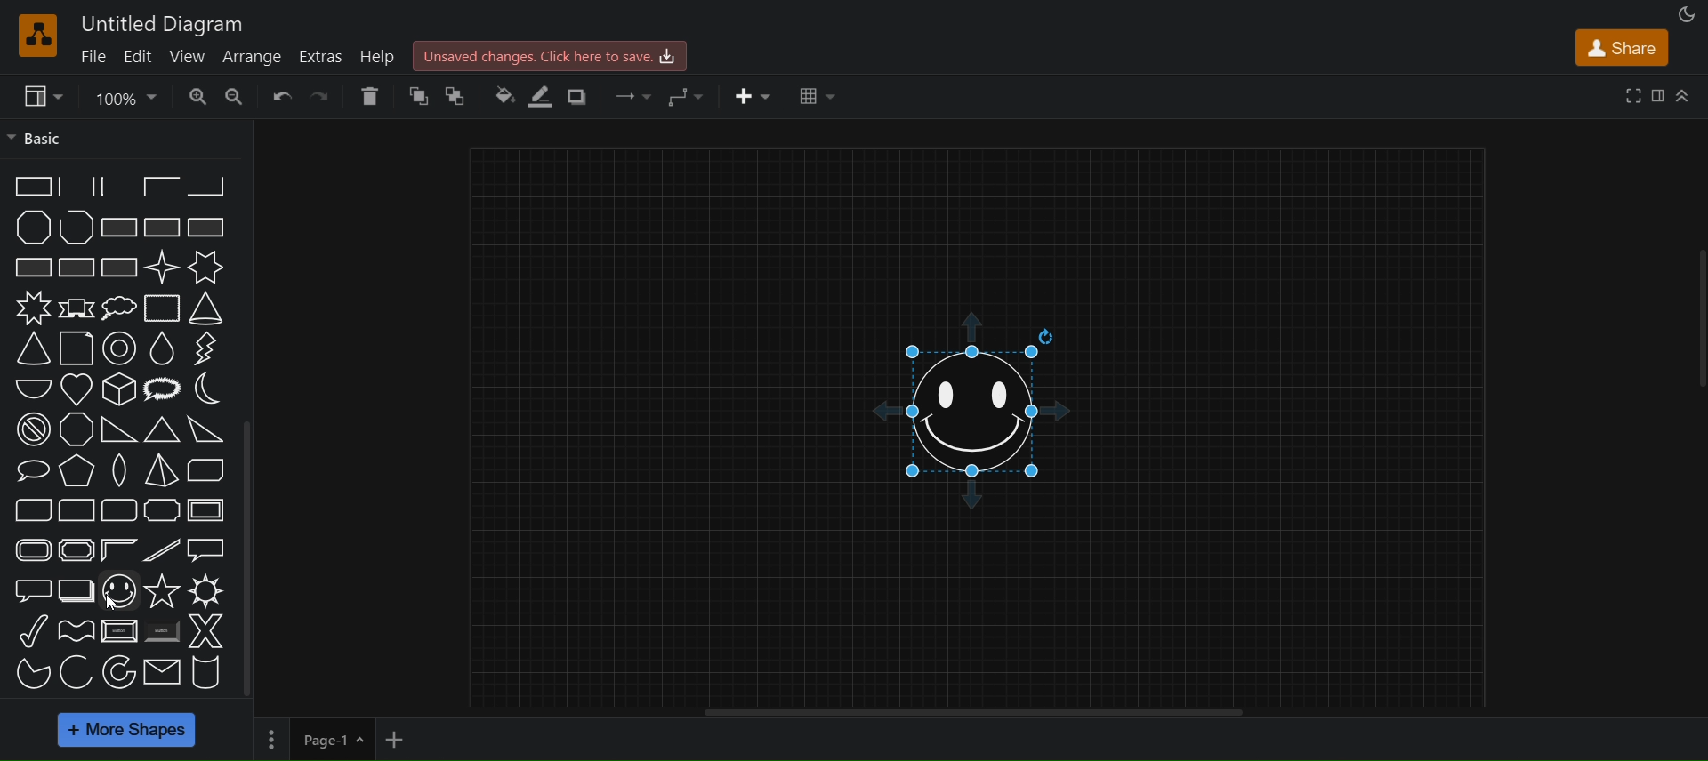  Describe the element at coordinates (195, 93) in the screenshot. I see `zoom in` at that location.